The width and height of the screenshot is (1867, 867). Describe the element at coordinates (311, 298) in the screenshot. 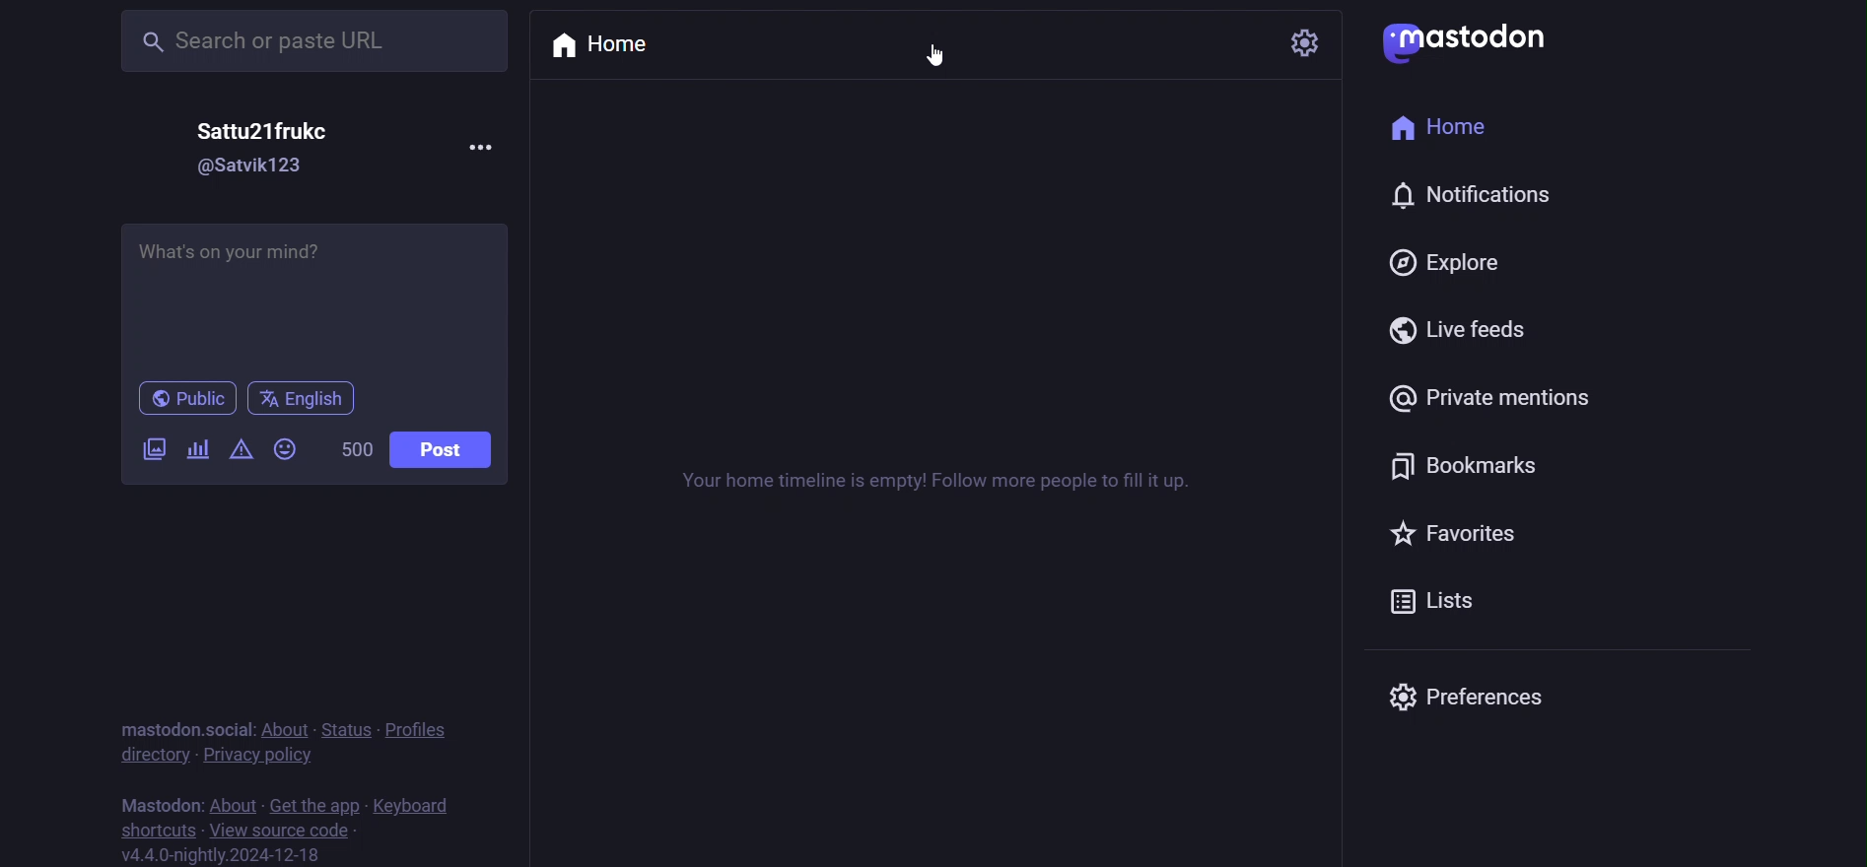

I see `post here` at that location.